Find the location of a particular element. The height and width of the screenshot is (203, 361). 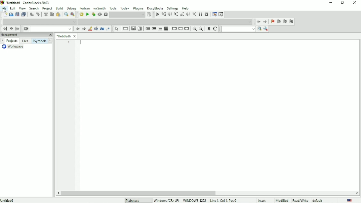

undo is located at coordinates (31, 14).